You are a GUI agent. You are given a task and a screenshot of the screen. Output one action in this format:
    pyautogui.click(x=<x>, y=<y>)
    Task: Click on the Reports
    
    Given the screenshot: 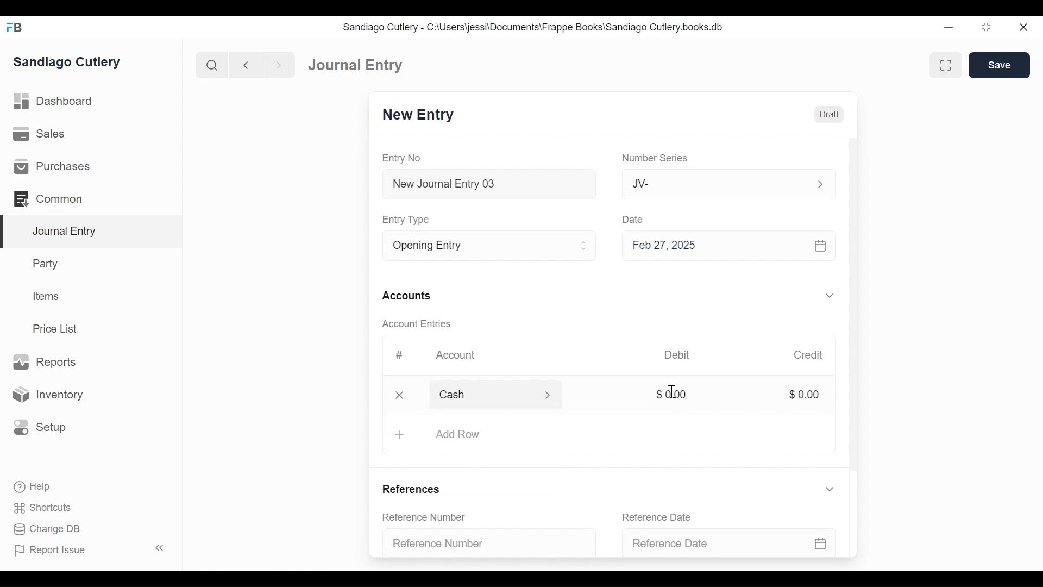 What is the action you would take?
    pyautogui.click(x=48, y=362)
    